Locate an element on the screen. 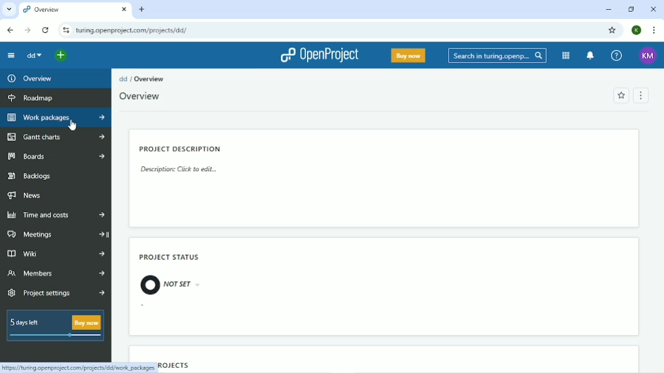  Overview is located at coordinates (149, 80).